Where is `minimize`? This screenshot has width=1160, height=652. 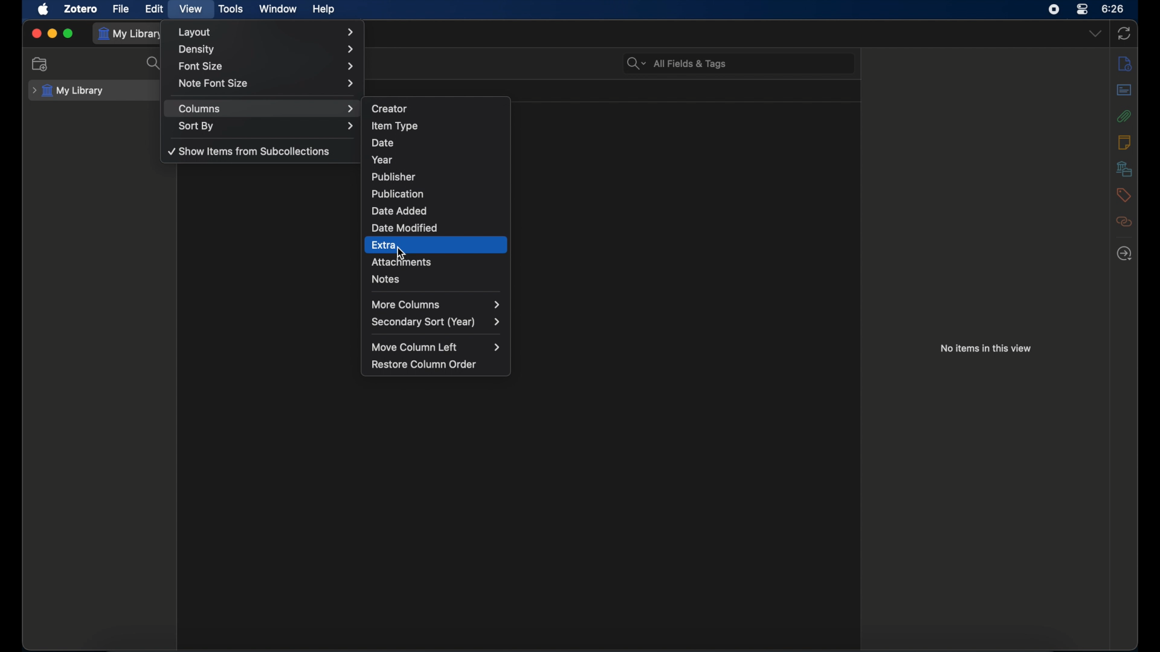 minimize is located at coordinates (52, 33).